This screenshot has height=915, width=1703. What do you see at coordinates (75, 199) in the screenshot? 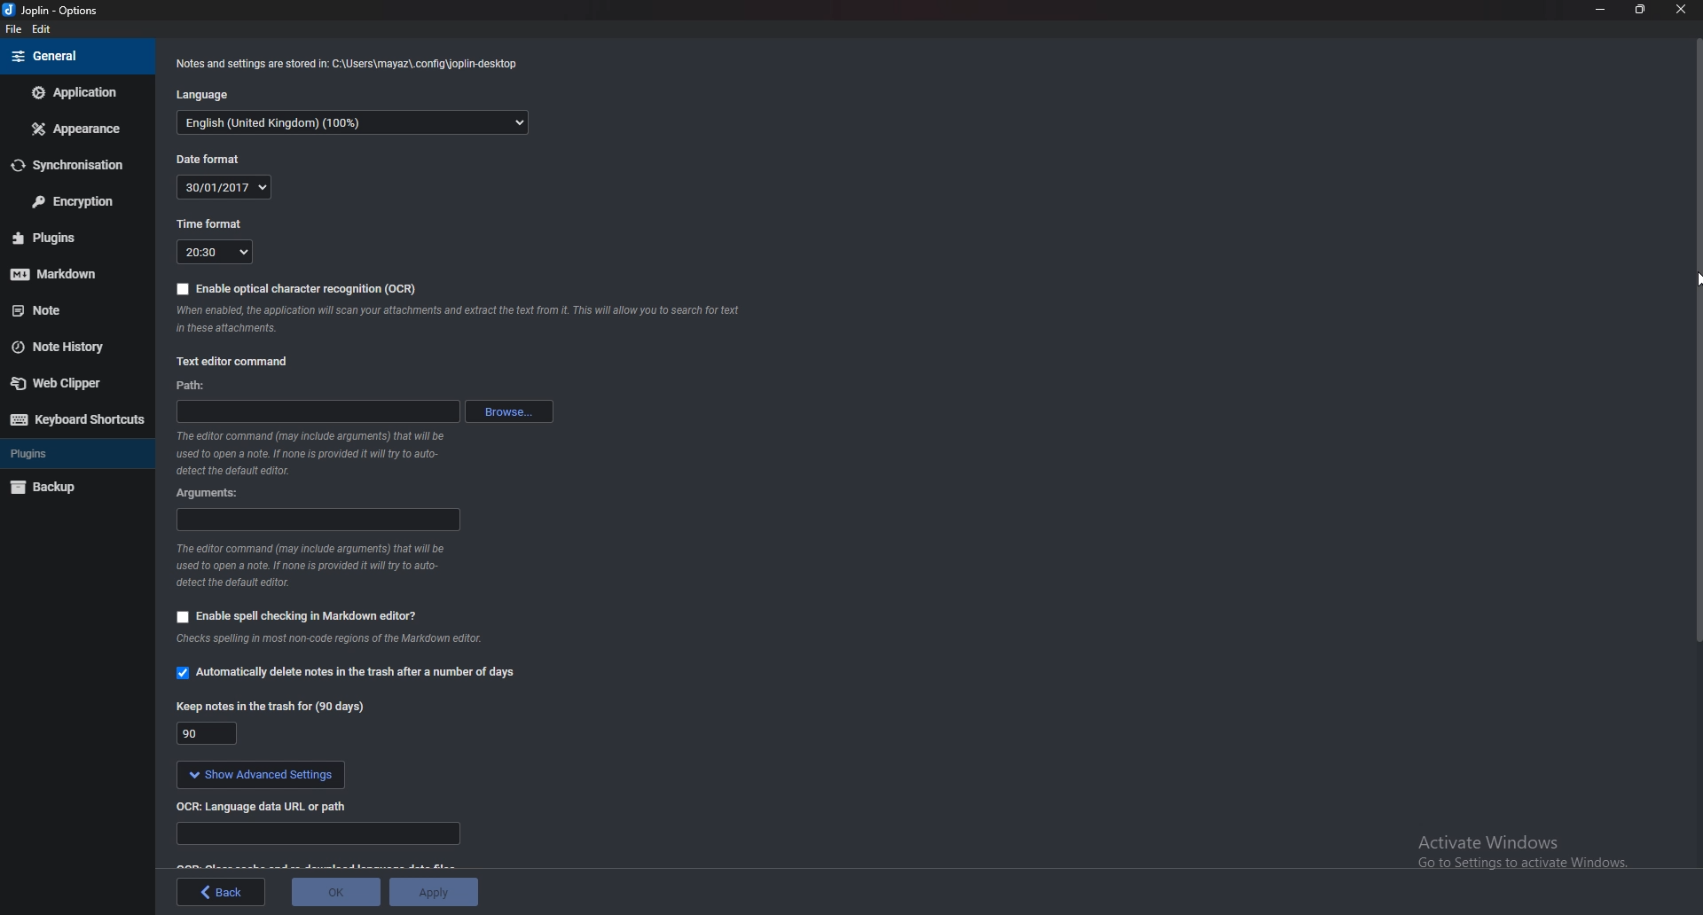
I see `Encryption` at bounding box center [75, 199].